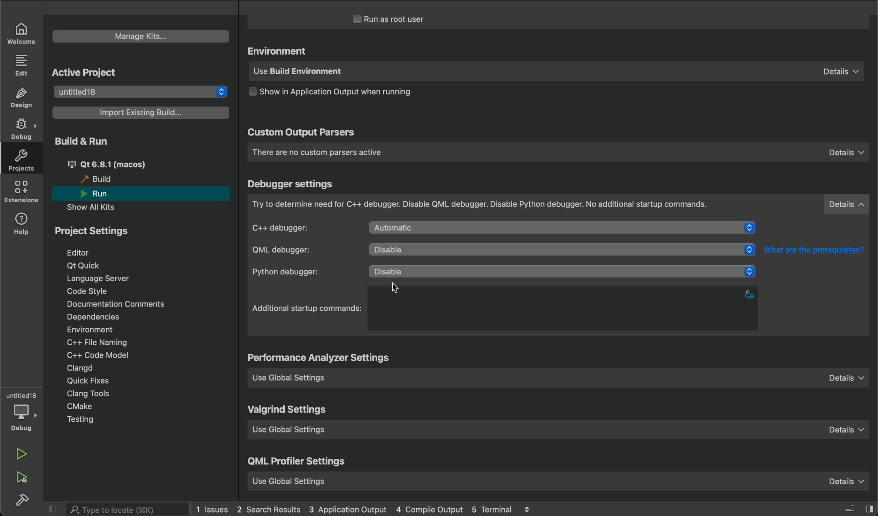 This screenshot has height=516, width=878. What do you see at coordinates (298, 463) in the screenshot?
I see `qml ` at bounding box center [298, 463].